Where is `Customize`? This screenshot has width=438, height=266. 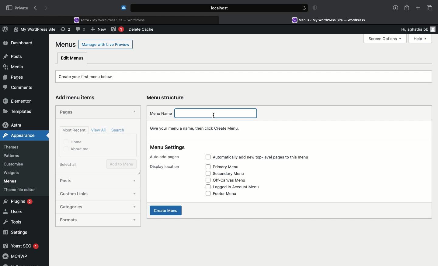
Customize is located at coordinates (15, 165).